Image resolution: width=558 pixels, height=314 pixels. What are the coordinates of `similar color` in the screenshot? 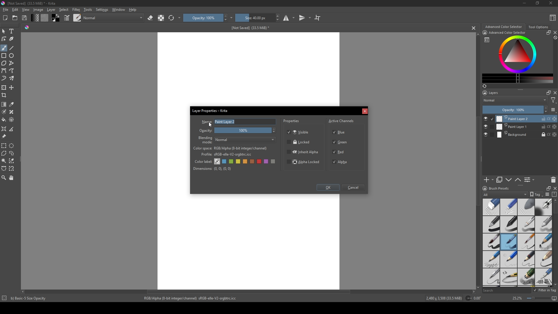 It's located at (13, 160).